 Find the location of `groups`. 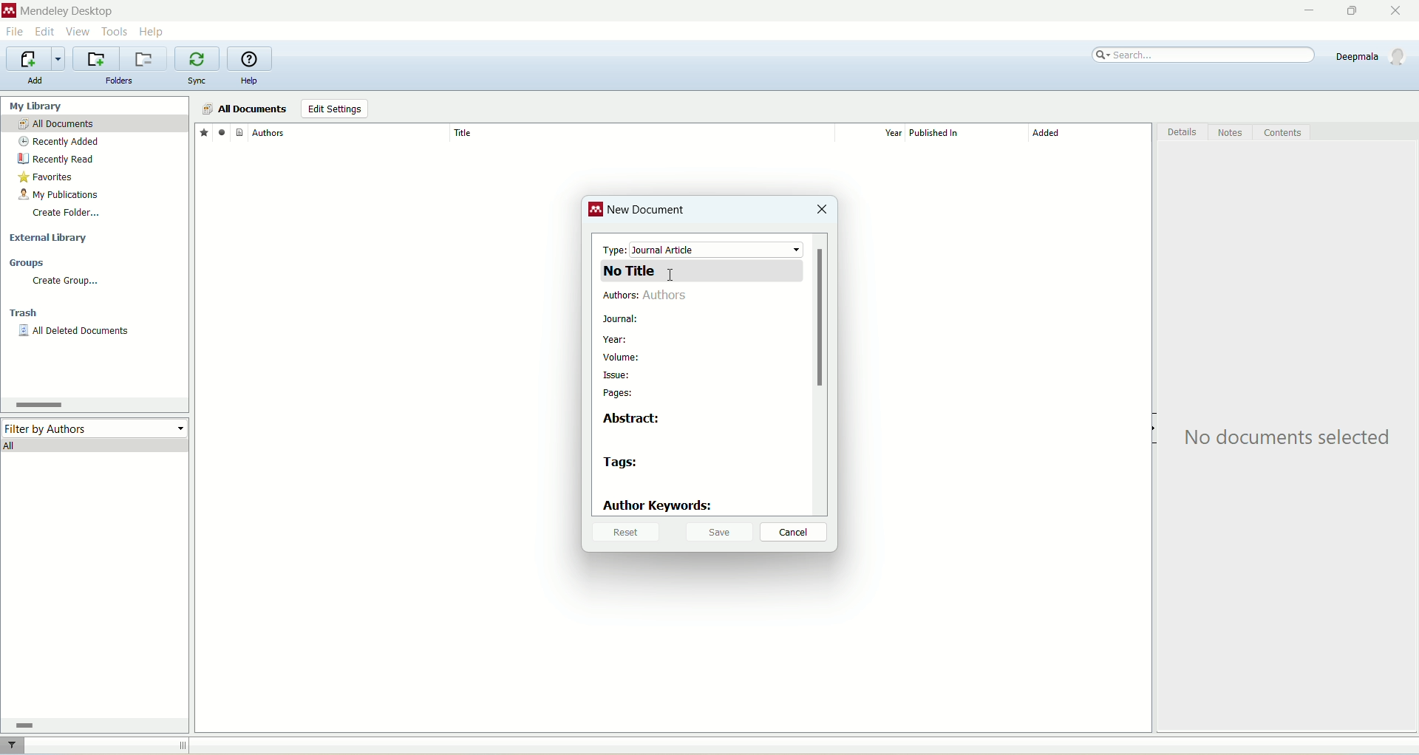

groups is located at coordinates (28, 264).